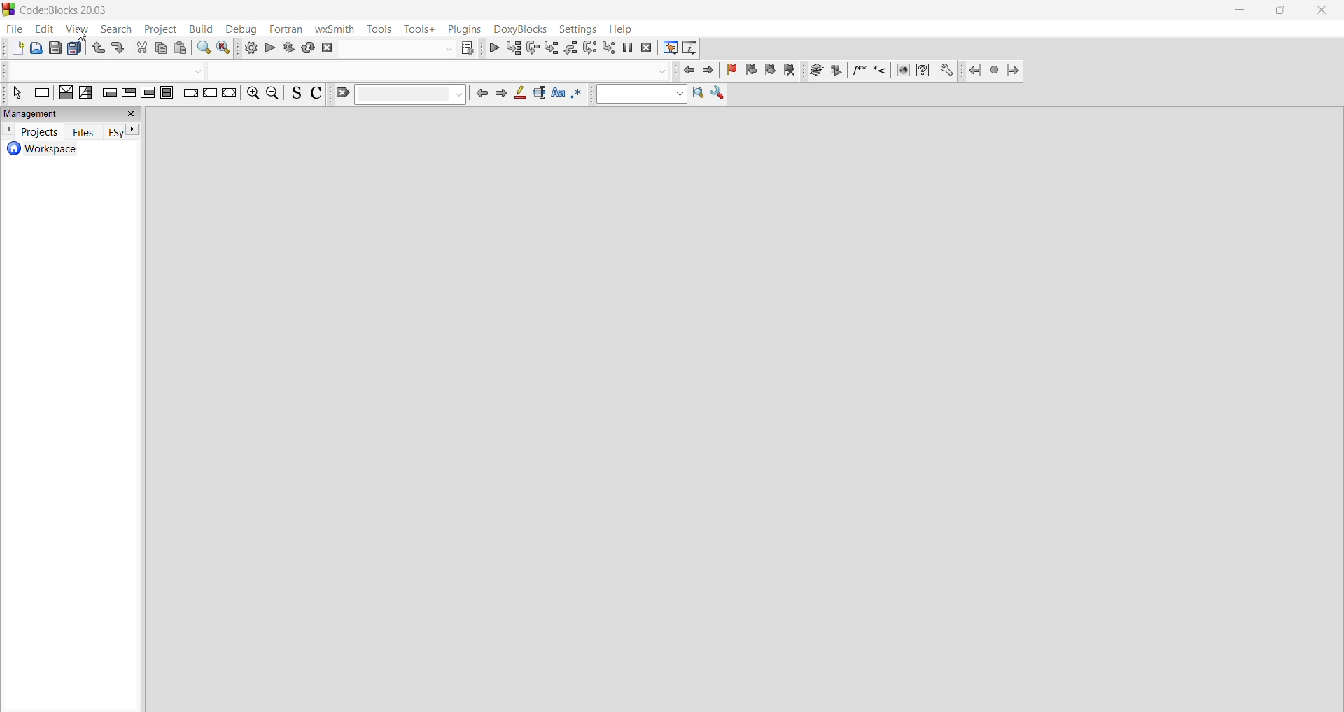  Describe the element at coordinates (336, 30) in the screenshot. I see `wxSmith` at that location.